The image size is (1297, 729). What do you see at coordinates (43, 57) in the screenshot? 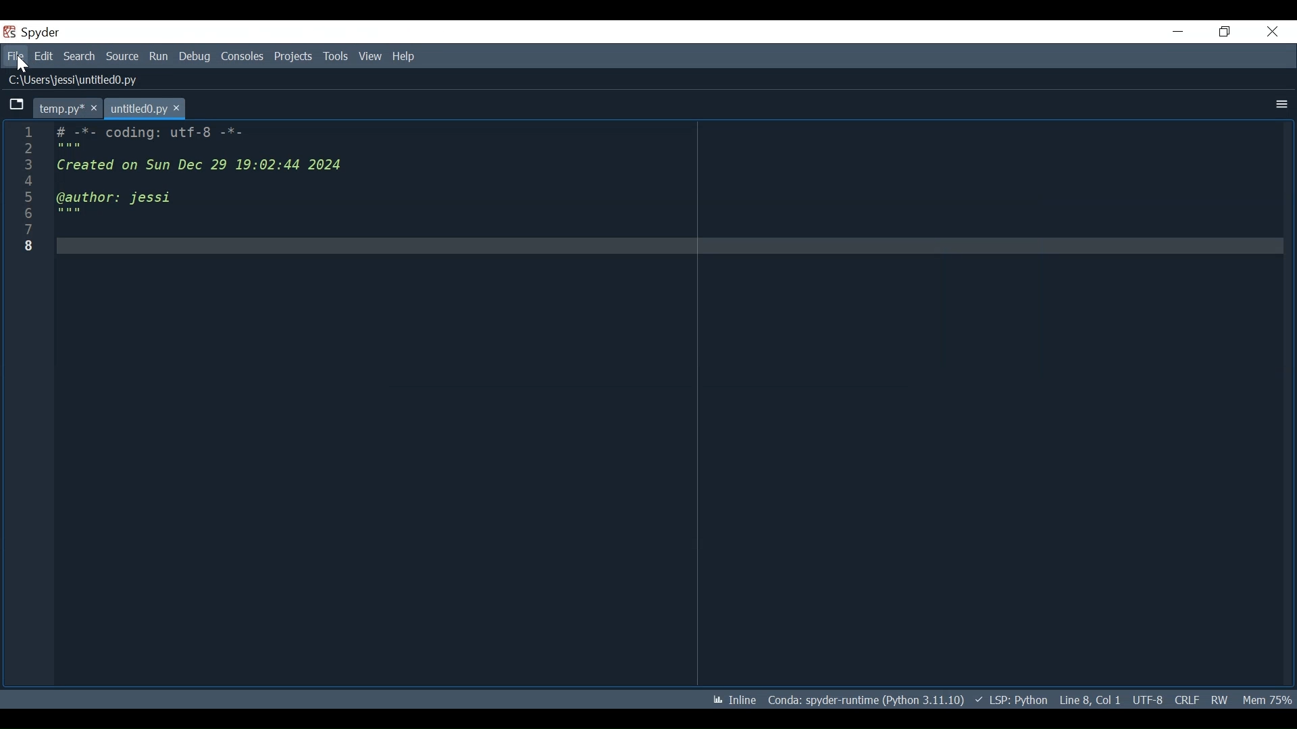
I see `Edit` at bounding box center [43, 57].